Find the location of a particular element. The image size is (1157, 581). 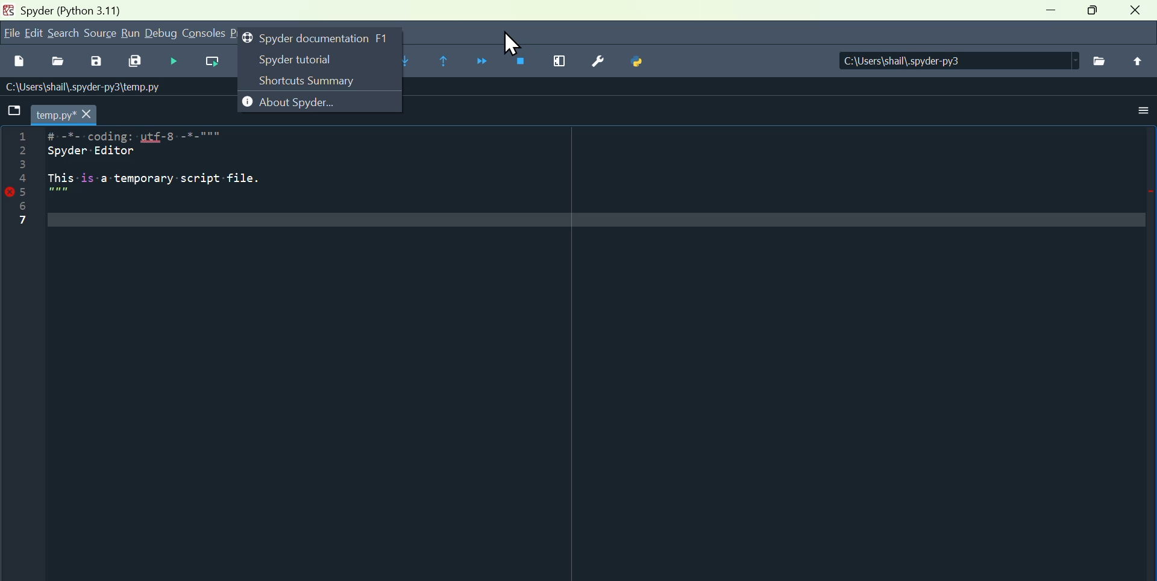

close is located at coordinates (1138, 11).